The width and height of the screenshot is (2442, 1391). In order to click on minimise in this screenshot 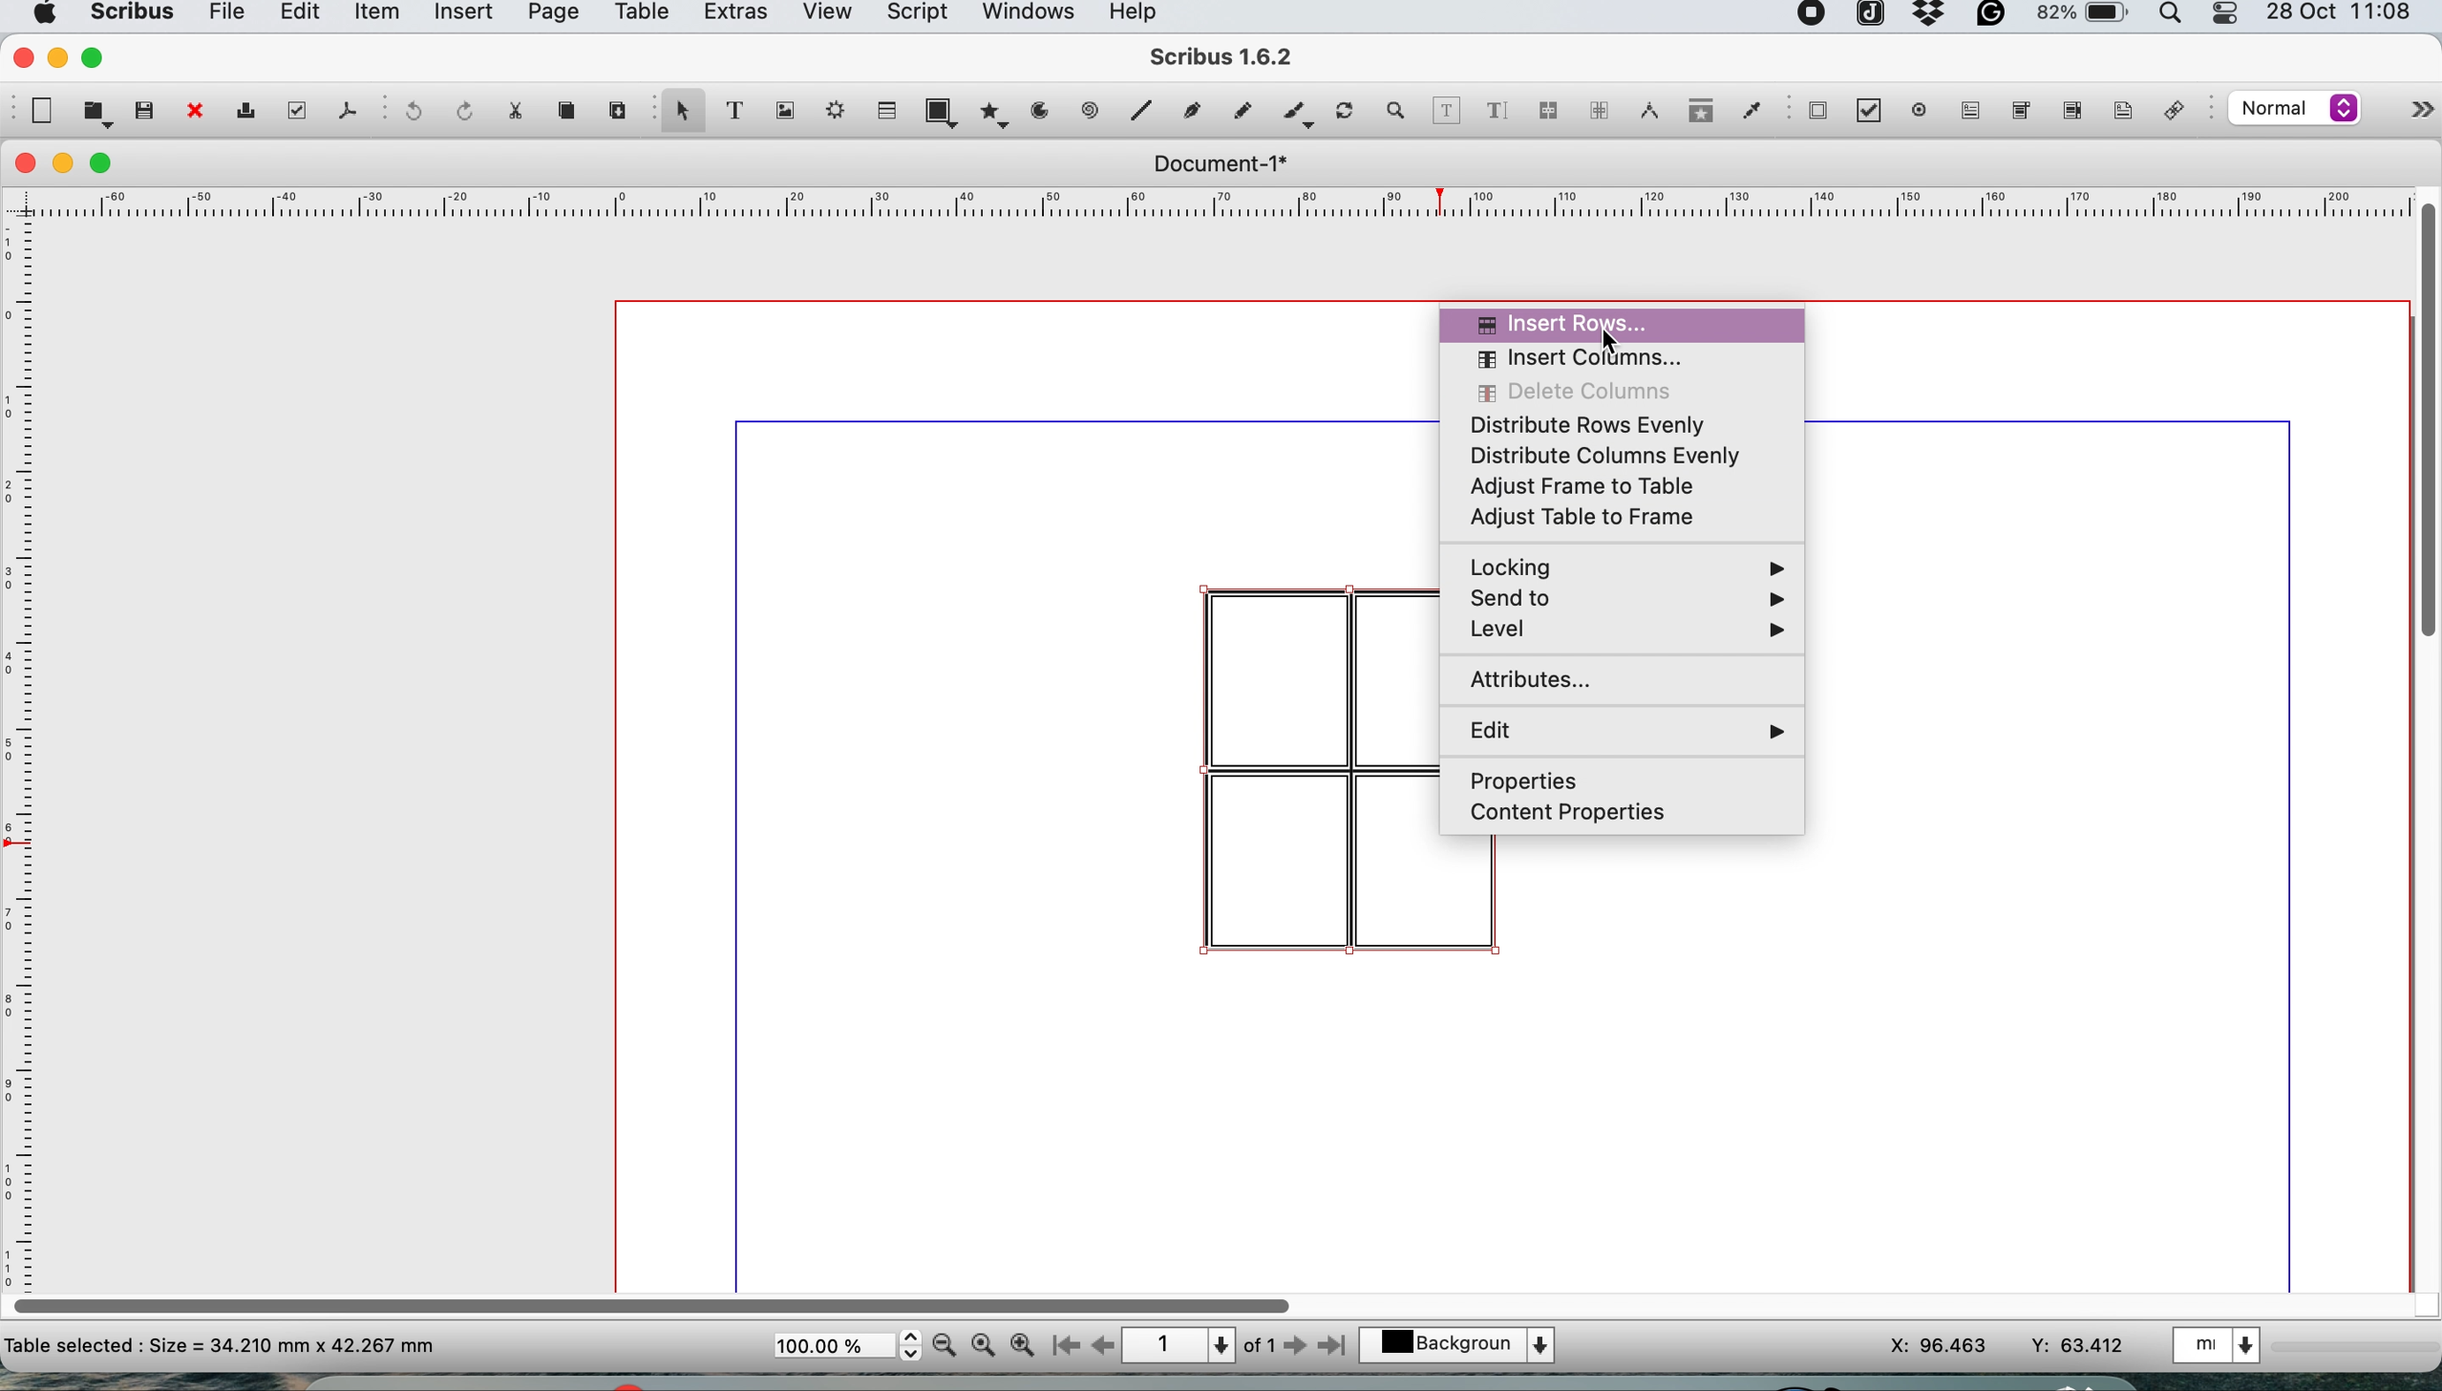, I will do `click(56, 57)`.